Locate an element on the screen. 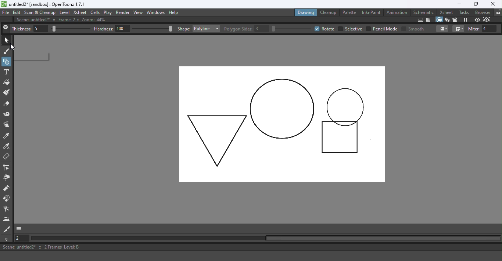 The width and height of the screenshot is (502, 261). Camera view is located at coordinates (455, 20).